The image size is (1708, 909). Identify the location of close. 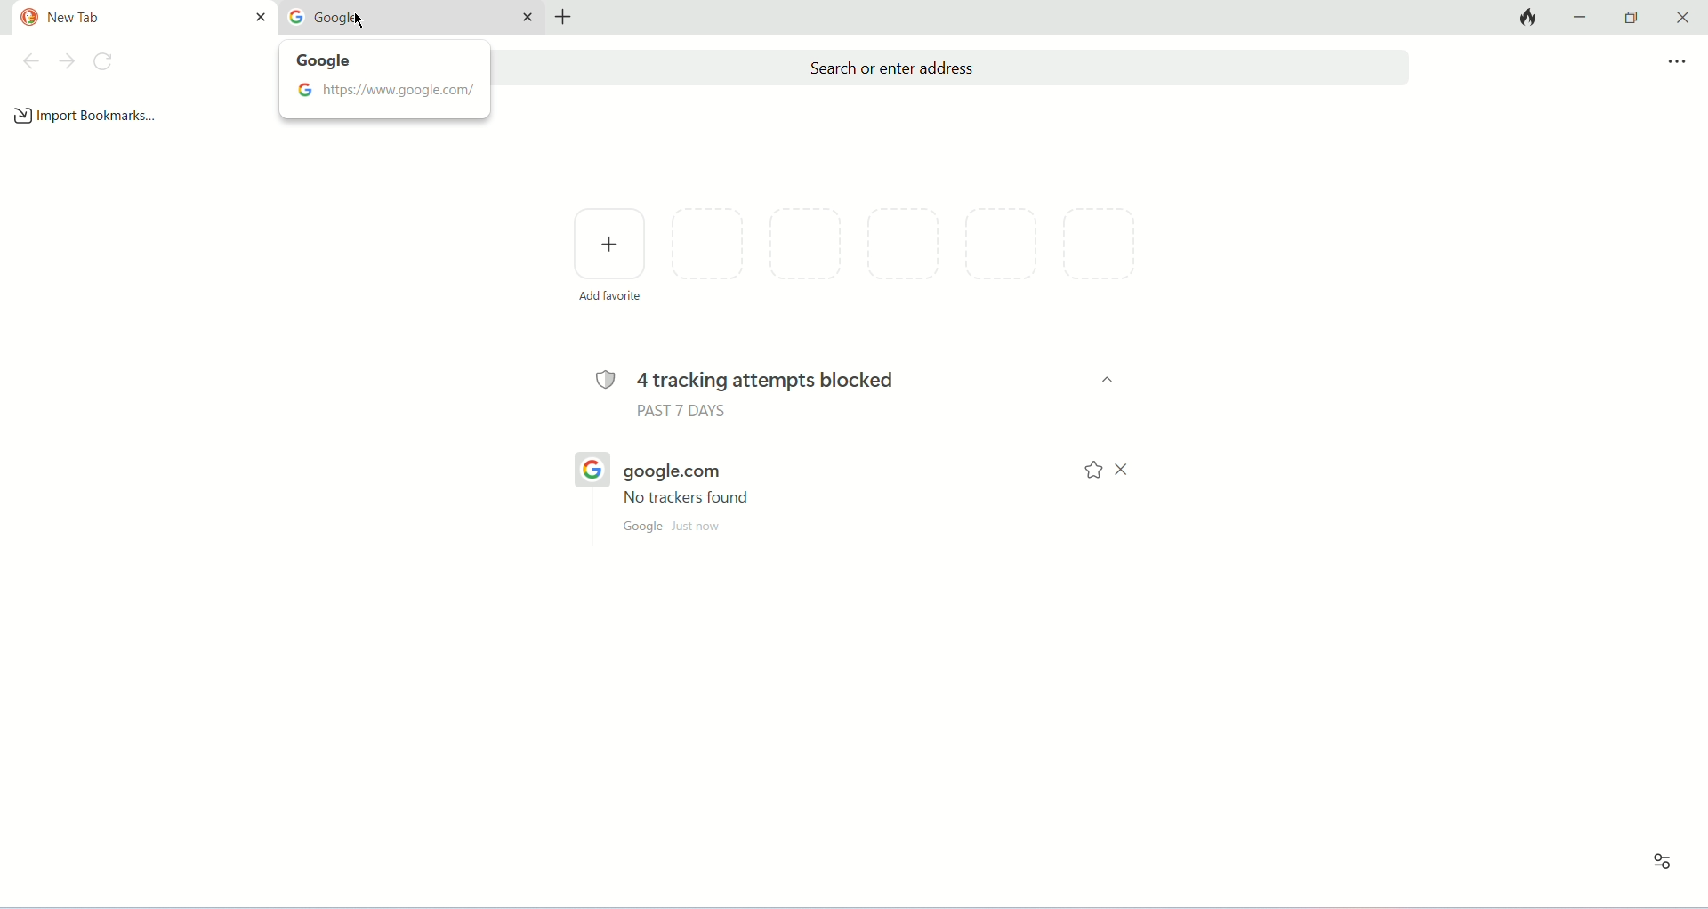
(1127, 472).